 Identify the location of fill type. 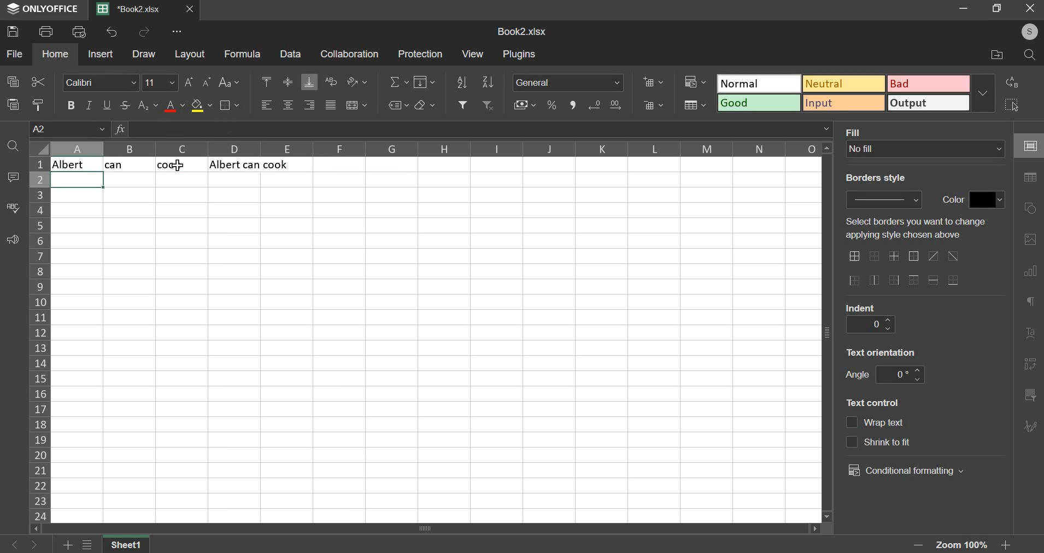
(925, 149).